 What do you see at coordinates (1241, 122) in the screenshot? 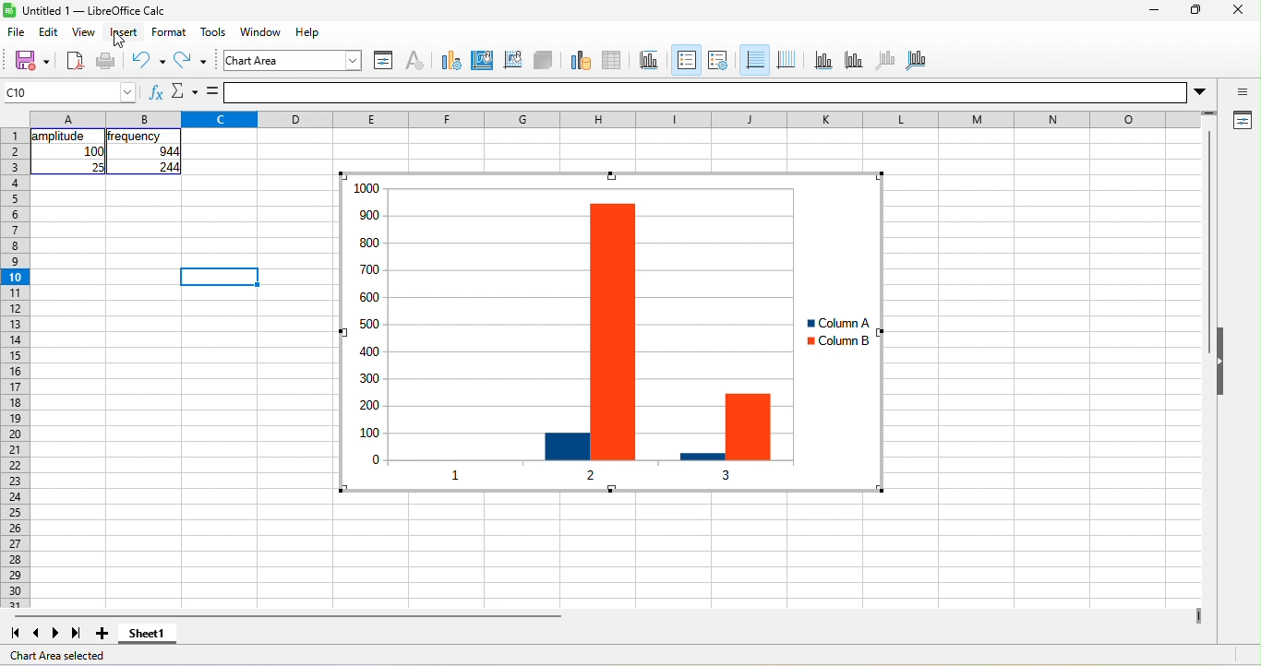
I see `properties` at bounding box center [1241, 122].